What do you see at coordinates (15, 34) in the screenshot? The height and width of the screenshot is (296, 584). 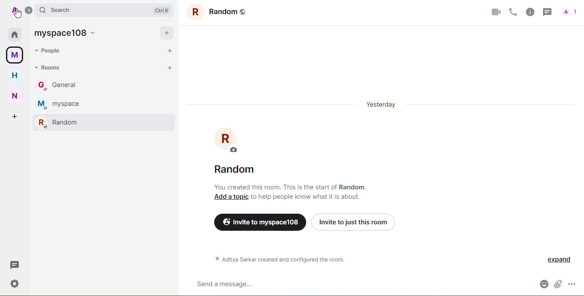 I see `home` at bounding box center [15, 34].